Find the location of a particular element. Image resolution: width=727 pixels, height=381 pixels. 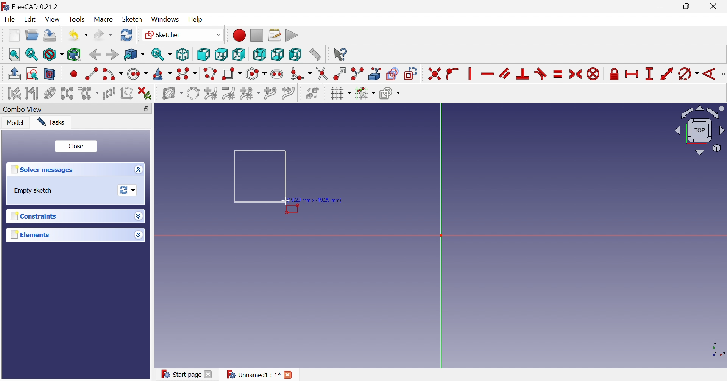

logo is located at coordinates (5, 6).